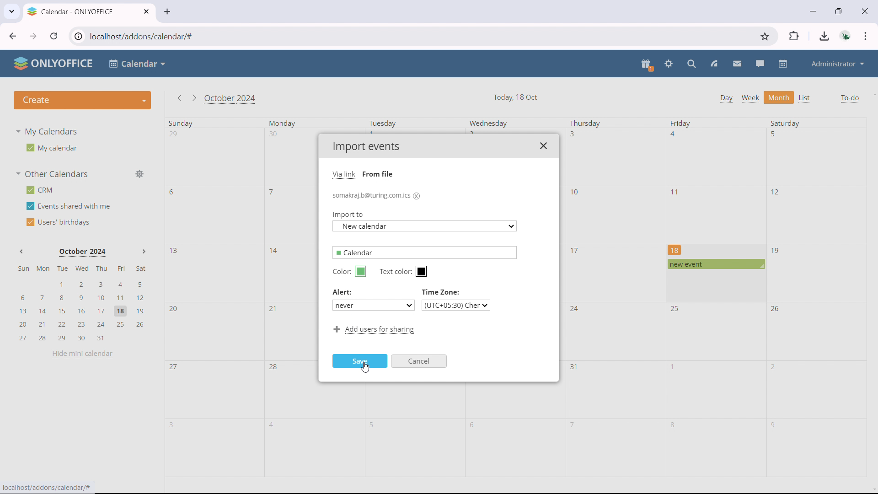  I want to click on somakraj.b@turing.com.ics, so click(376, 196).